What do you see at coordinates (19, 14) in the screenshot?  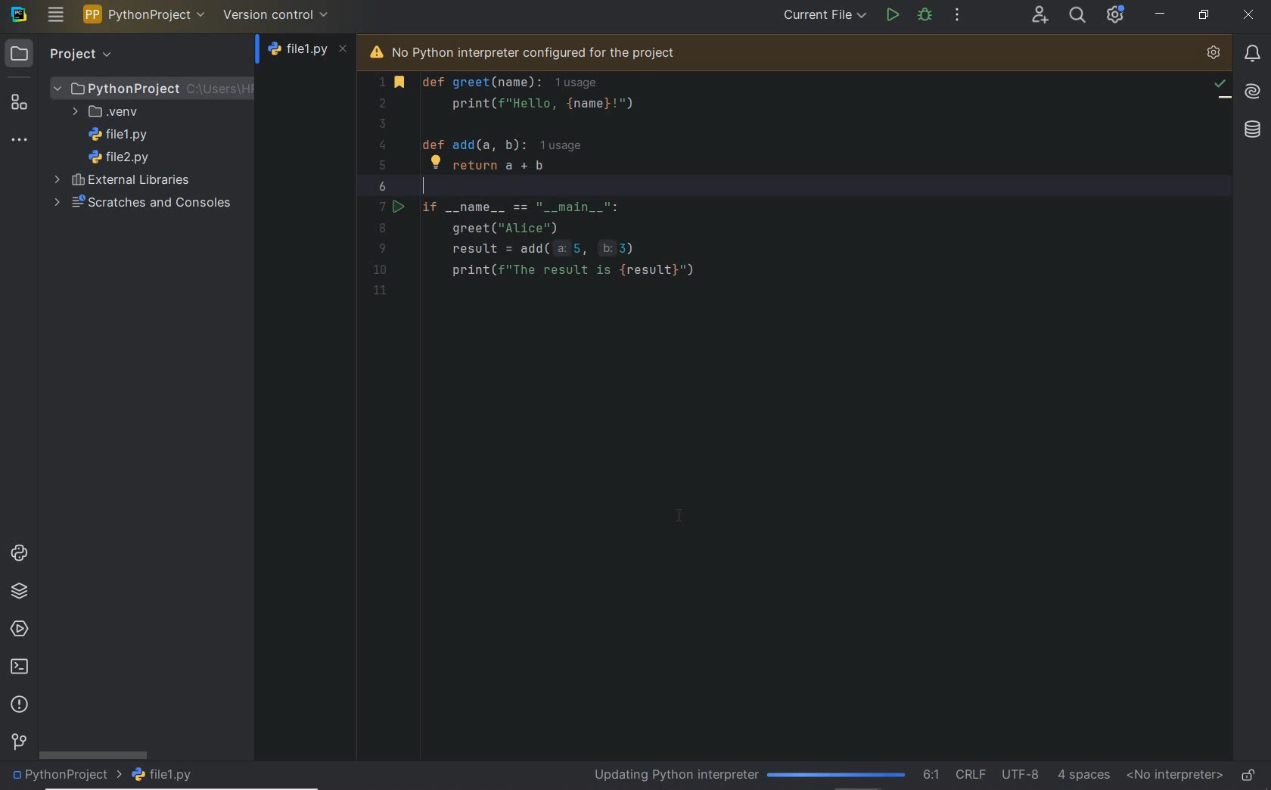 I see `system name` at bounding box center [19, 14].